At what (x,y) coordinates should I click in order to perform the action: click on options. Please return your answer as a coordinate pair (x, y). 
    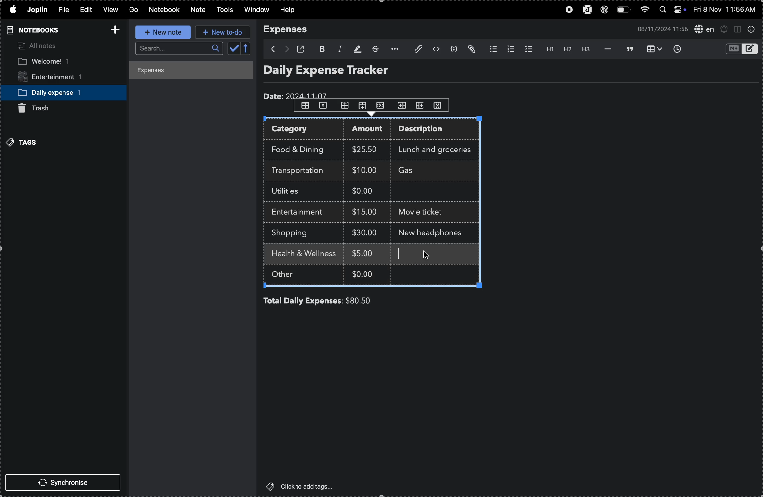
    Looking at the image, I should click on (393, 49).